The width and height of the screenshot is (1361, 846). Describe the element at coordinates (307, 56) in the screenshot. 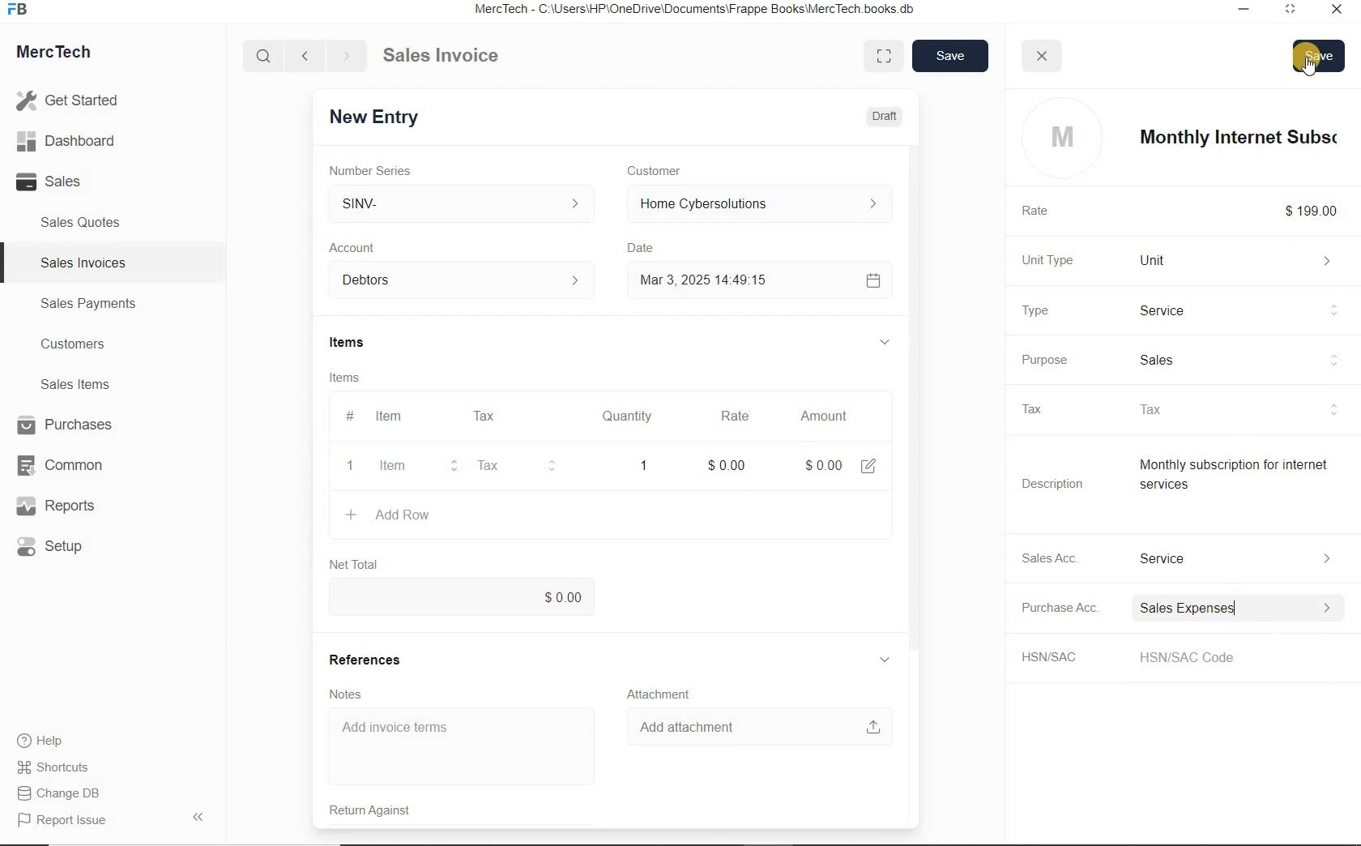

I see `Go back` at that location.